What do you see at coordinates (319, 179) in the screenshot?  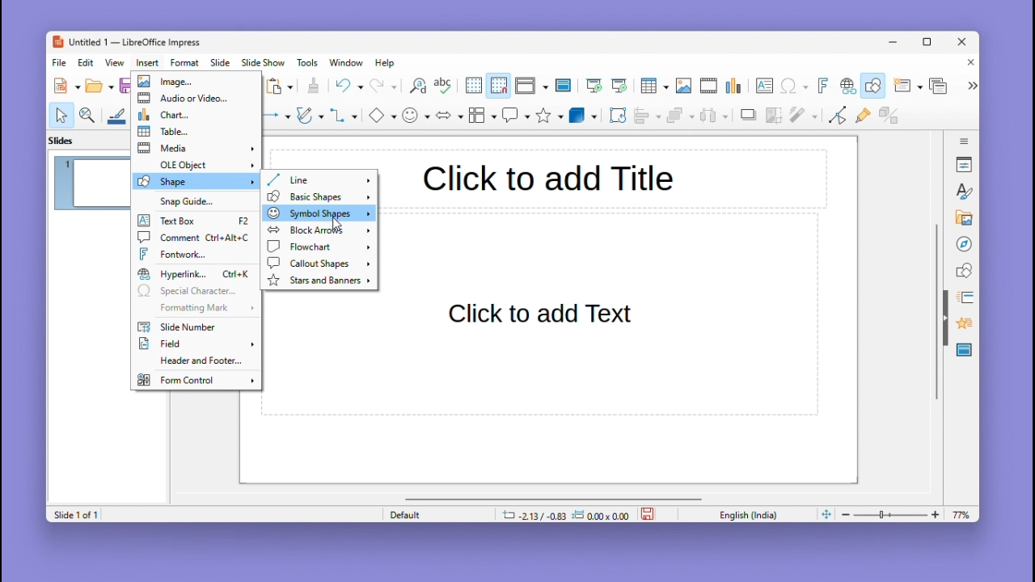 I see `Line` at bounding box center [319, 179].